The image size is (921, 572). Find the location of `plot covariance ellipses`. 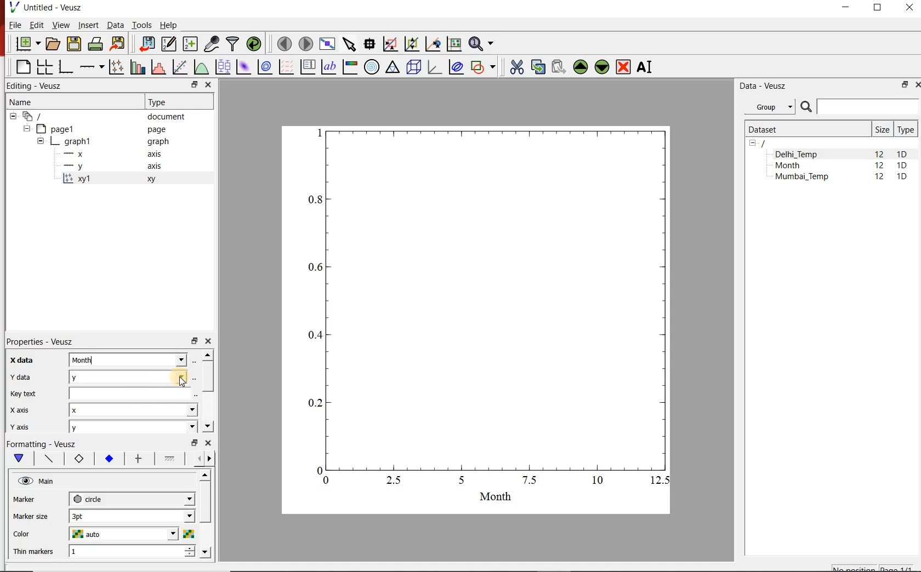

plot covariance ellipses is located at coordinates (456, 67).